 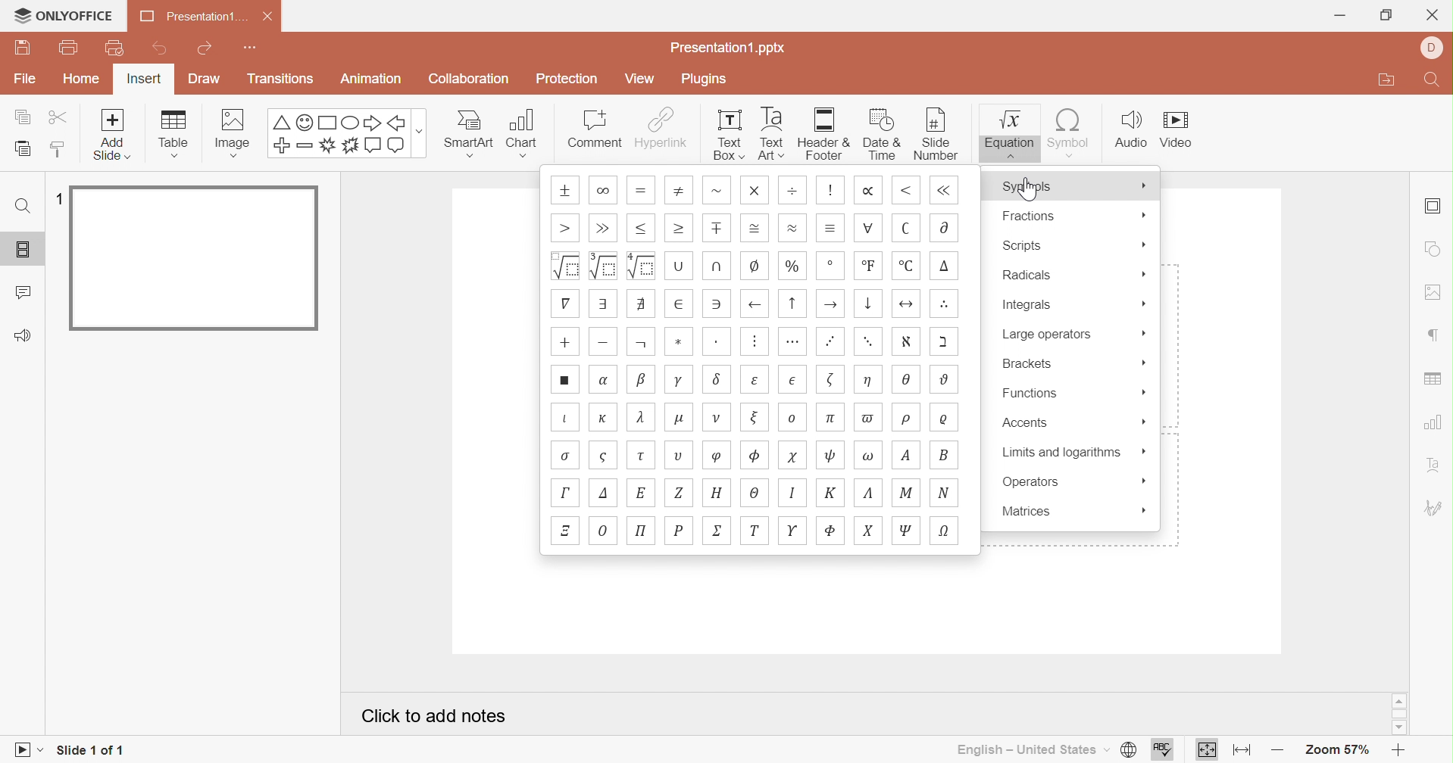 What do you see at coordinates (1390, 14) in the screenshot?
I see `Restore Down` at bounding box center [1390, 14].